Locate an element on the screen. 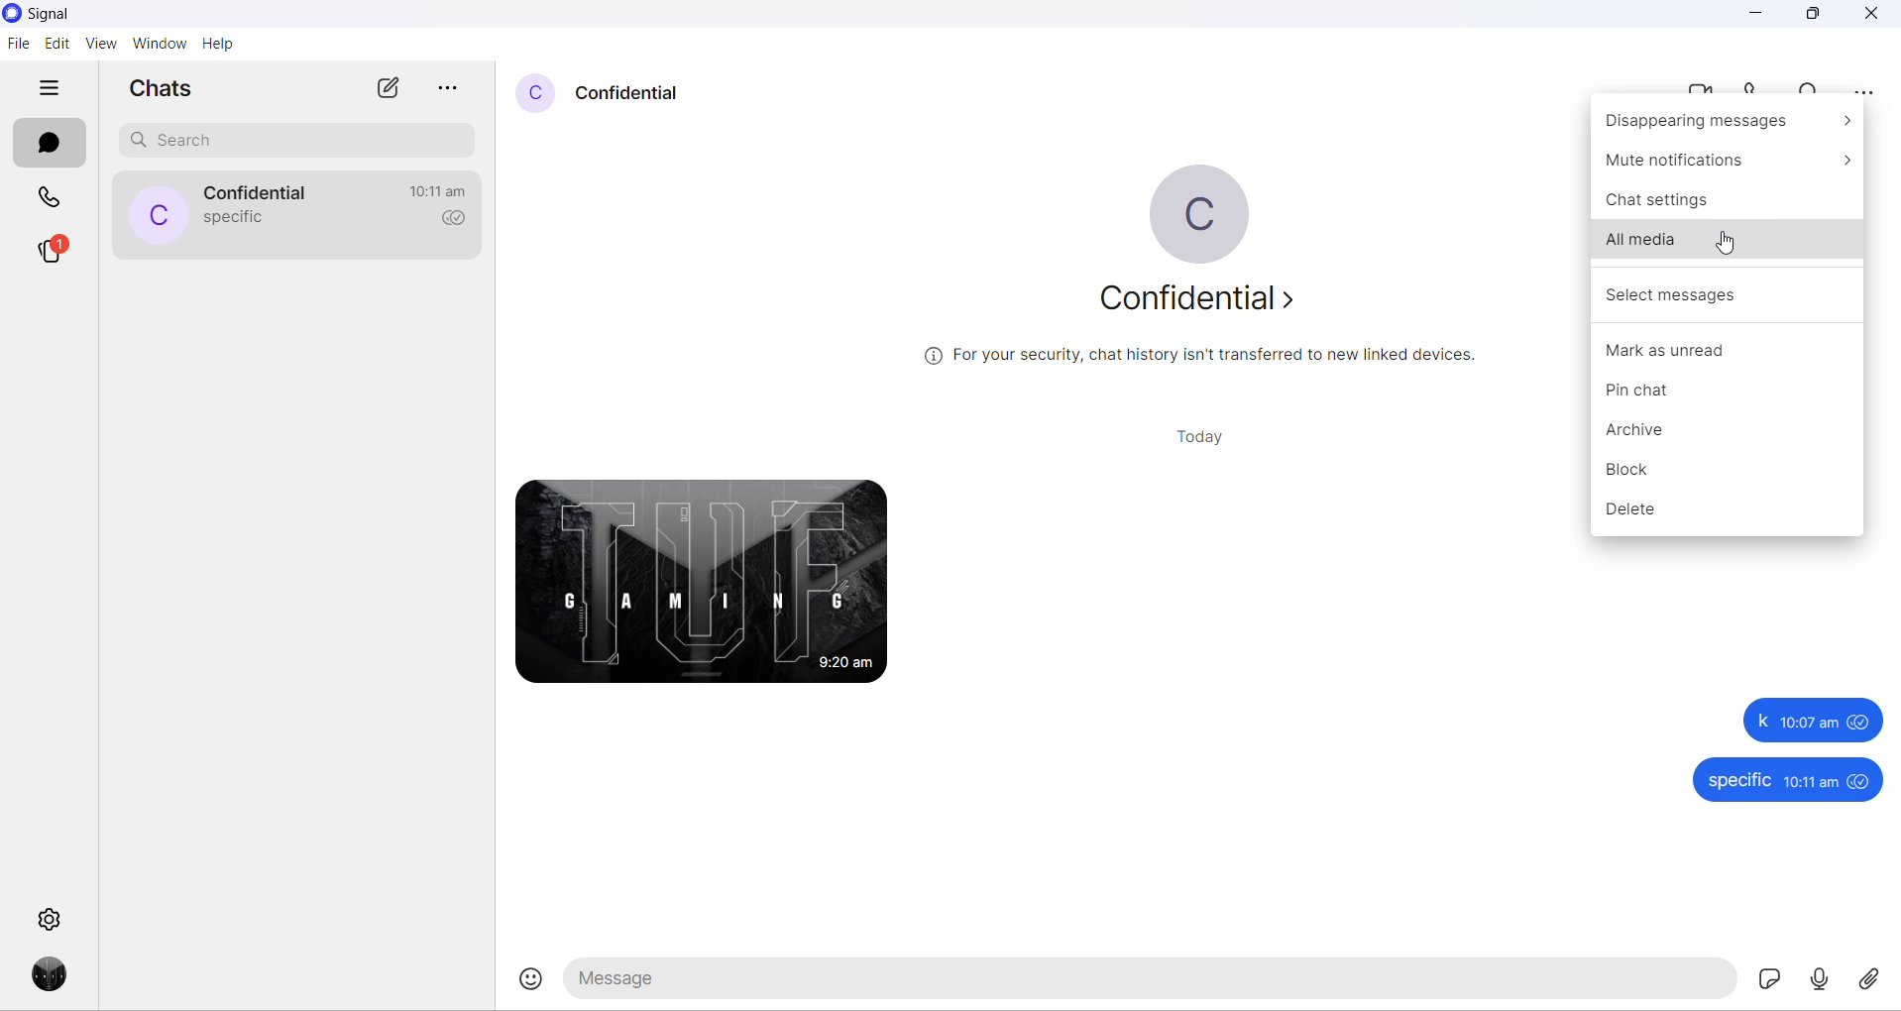 Image resolution: width=1901 pixels, height=1011 pixels. chat settings is located at coordinates (1729, 206).